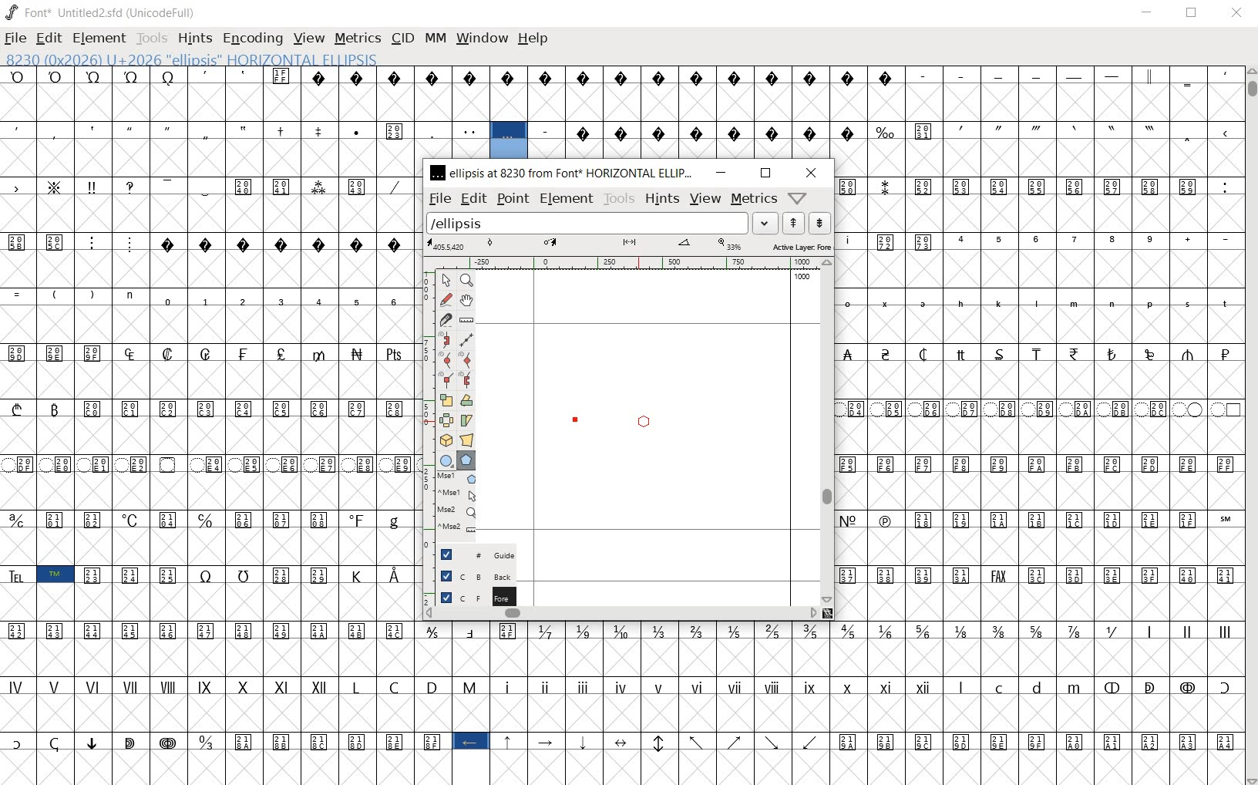 This screenshot has width=1258, height=785. Describe the element at coordinates (443, 460) in the screenshot. I see `rectangle or ellipse` at that location.